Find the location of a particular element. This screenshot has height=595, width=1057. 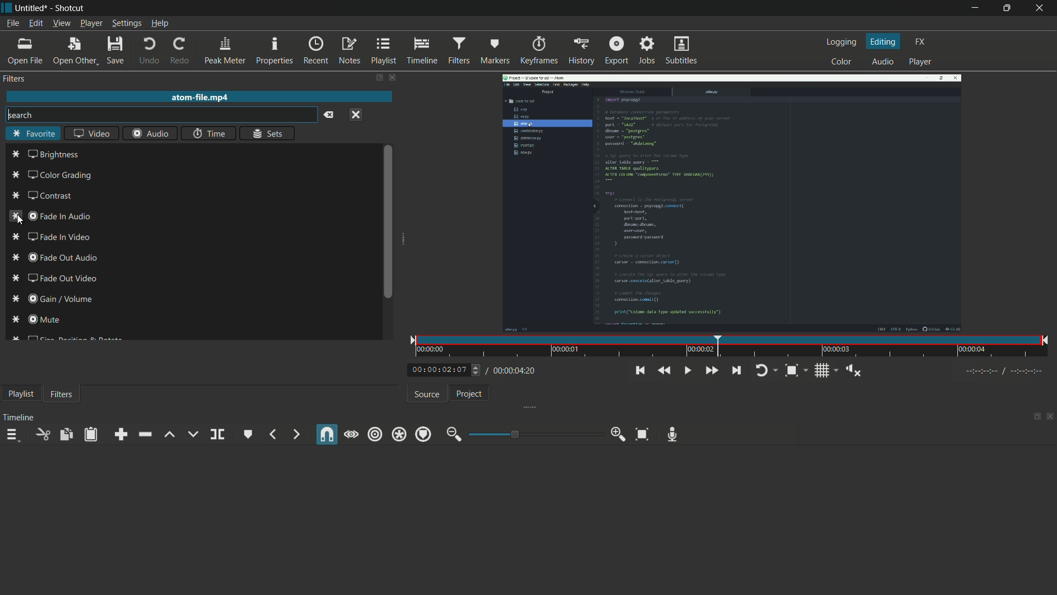

skip to the previous point is located at coordinates (639, 371).